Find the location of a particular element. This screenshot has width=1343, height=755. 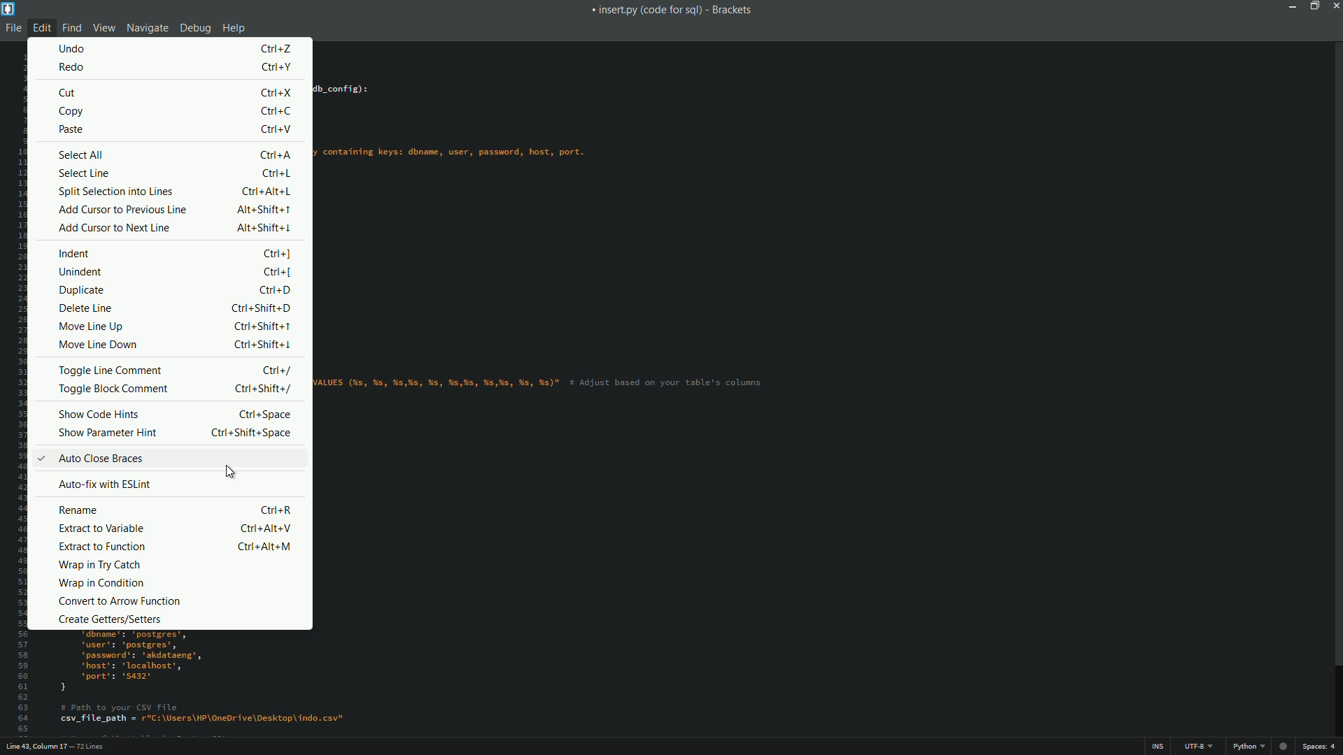

toggle block comment is located at coordinates (112, 389).